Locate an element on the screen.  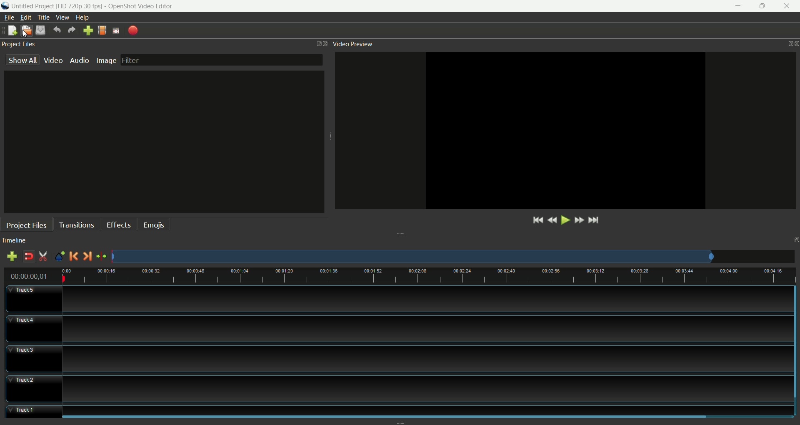
cursor is located at coordinates (25, 34).